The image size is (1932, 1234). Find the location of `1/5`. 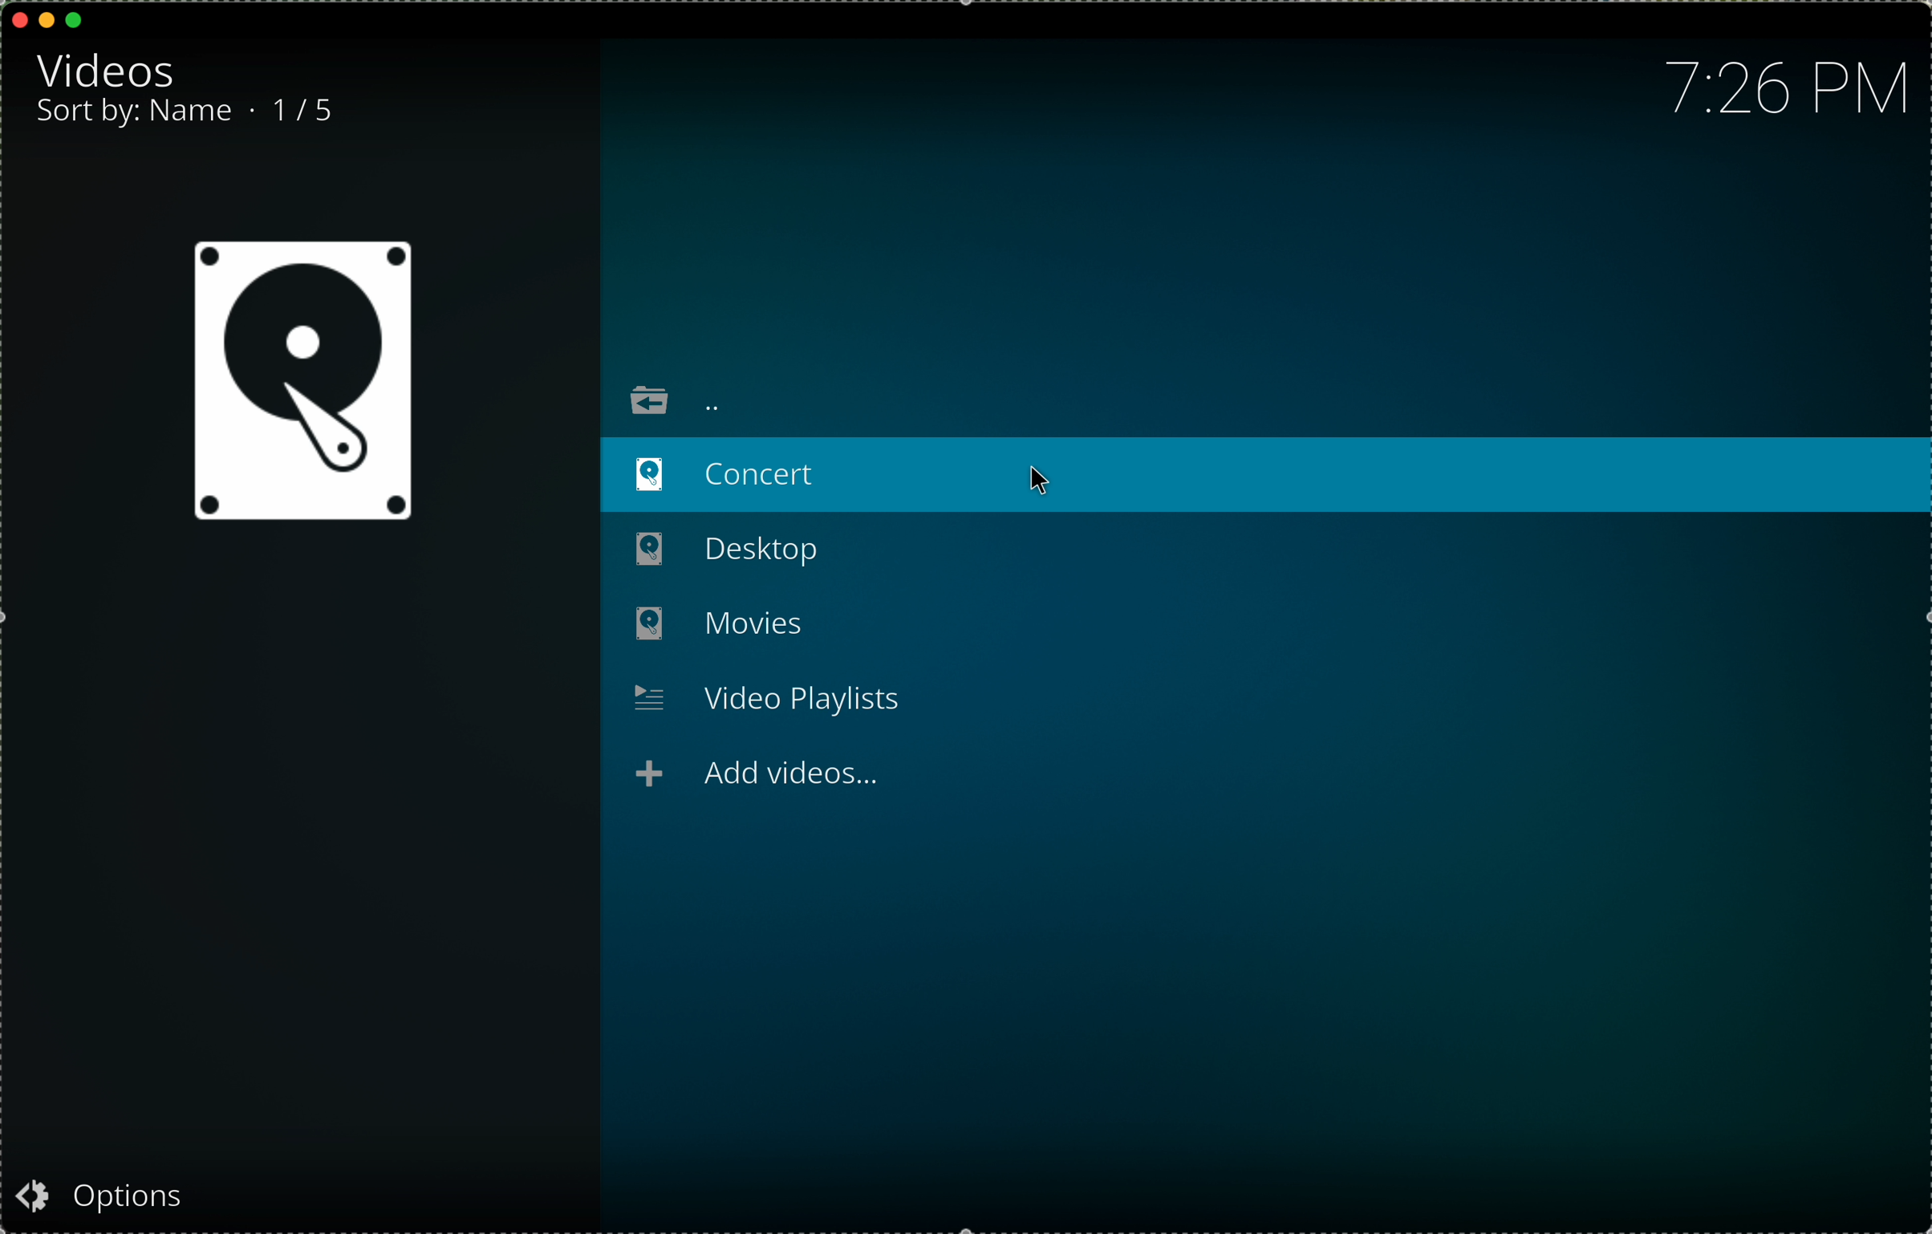

1/5 is located at coordinates (306, 113).